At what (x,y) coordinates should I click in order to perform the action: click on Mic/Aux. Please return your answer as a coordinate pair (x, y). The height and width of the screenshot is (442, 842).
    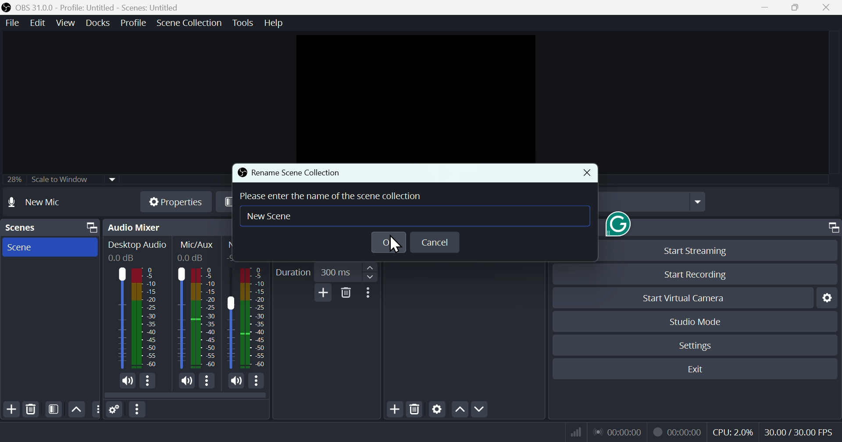
    Looking at the image, I should click on (179, 317).